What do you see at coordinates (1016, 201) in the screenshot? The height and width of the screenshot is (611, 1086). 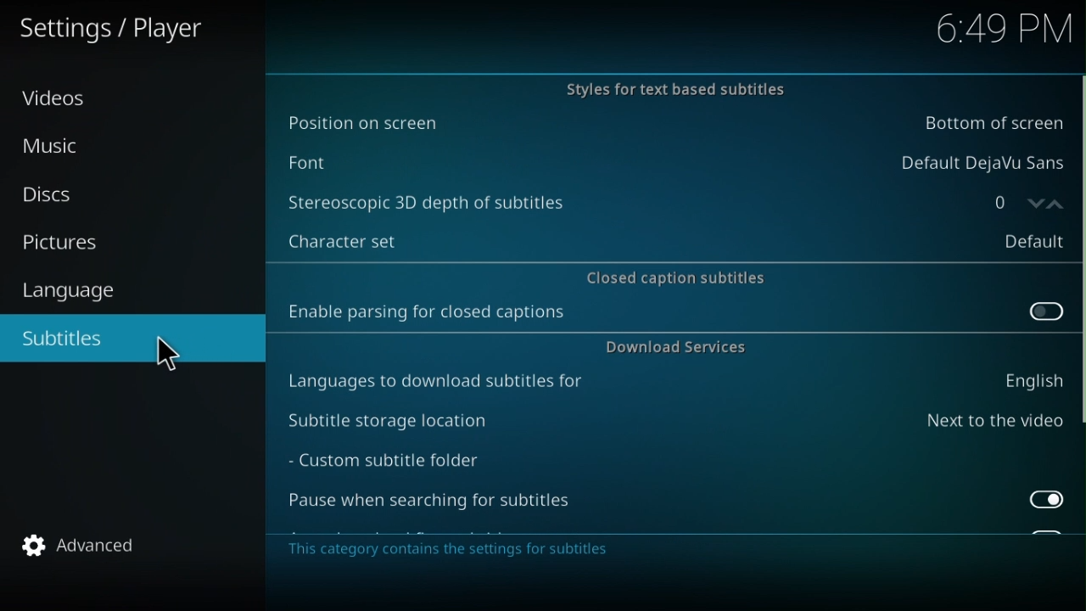 I see `number input` at bounding box center [1016, 201].